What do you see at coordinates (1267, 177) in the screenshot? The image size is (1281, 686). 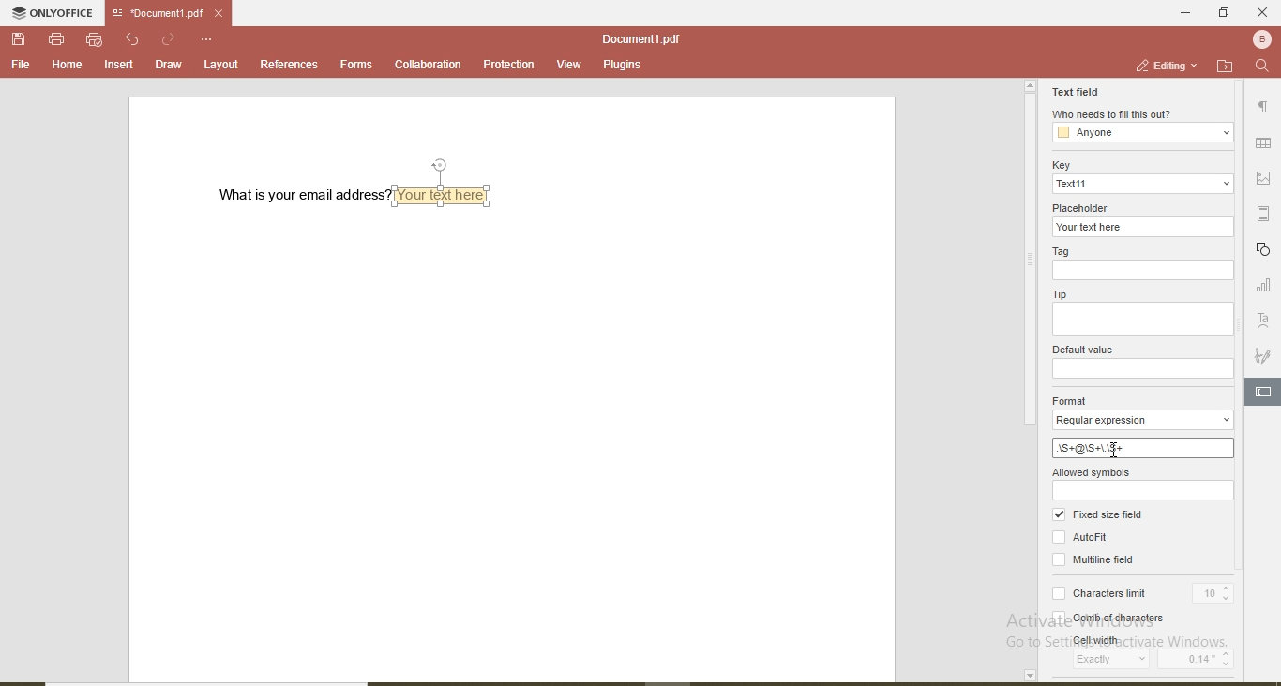 I see `picture` at bounding box center [1267, 177].